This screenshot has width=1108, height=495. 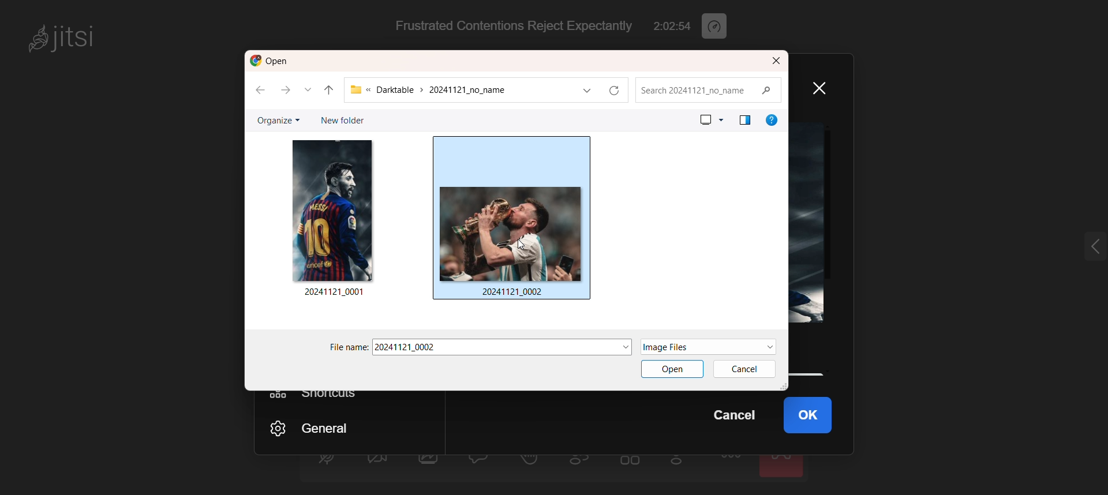 What do you see at coordinates (671, 372) in the screenshot?
I see `open` at bounding box center [671, 372].